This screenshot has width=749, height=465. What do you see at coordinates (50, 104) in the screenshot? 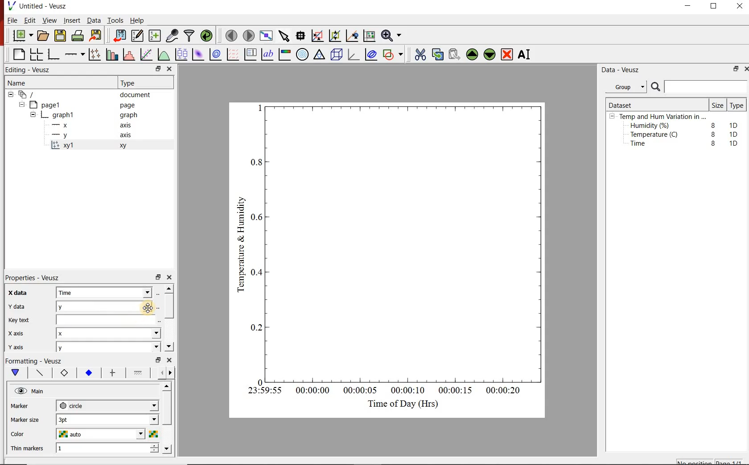
I see `page1` at bounding box center [50, 104].